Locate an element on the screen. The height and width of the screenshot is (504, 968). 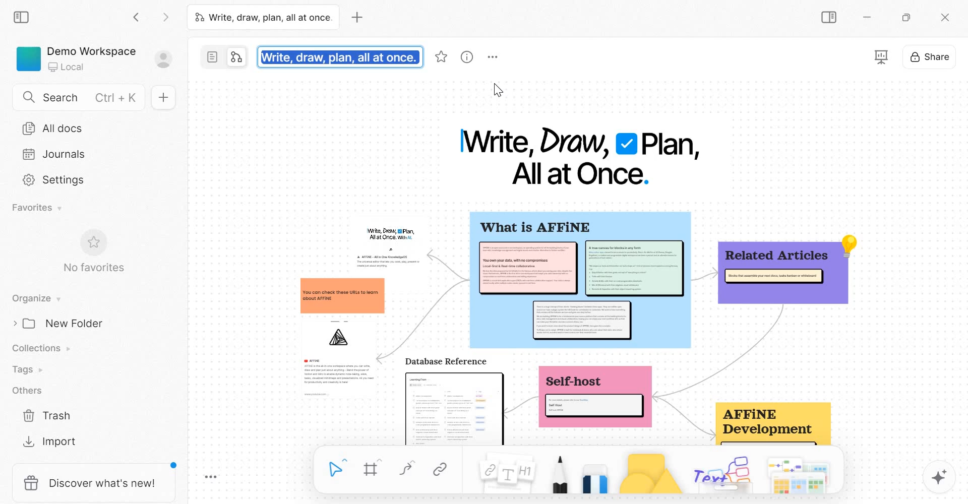
cursor is located at coordinates (499, 91).